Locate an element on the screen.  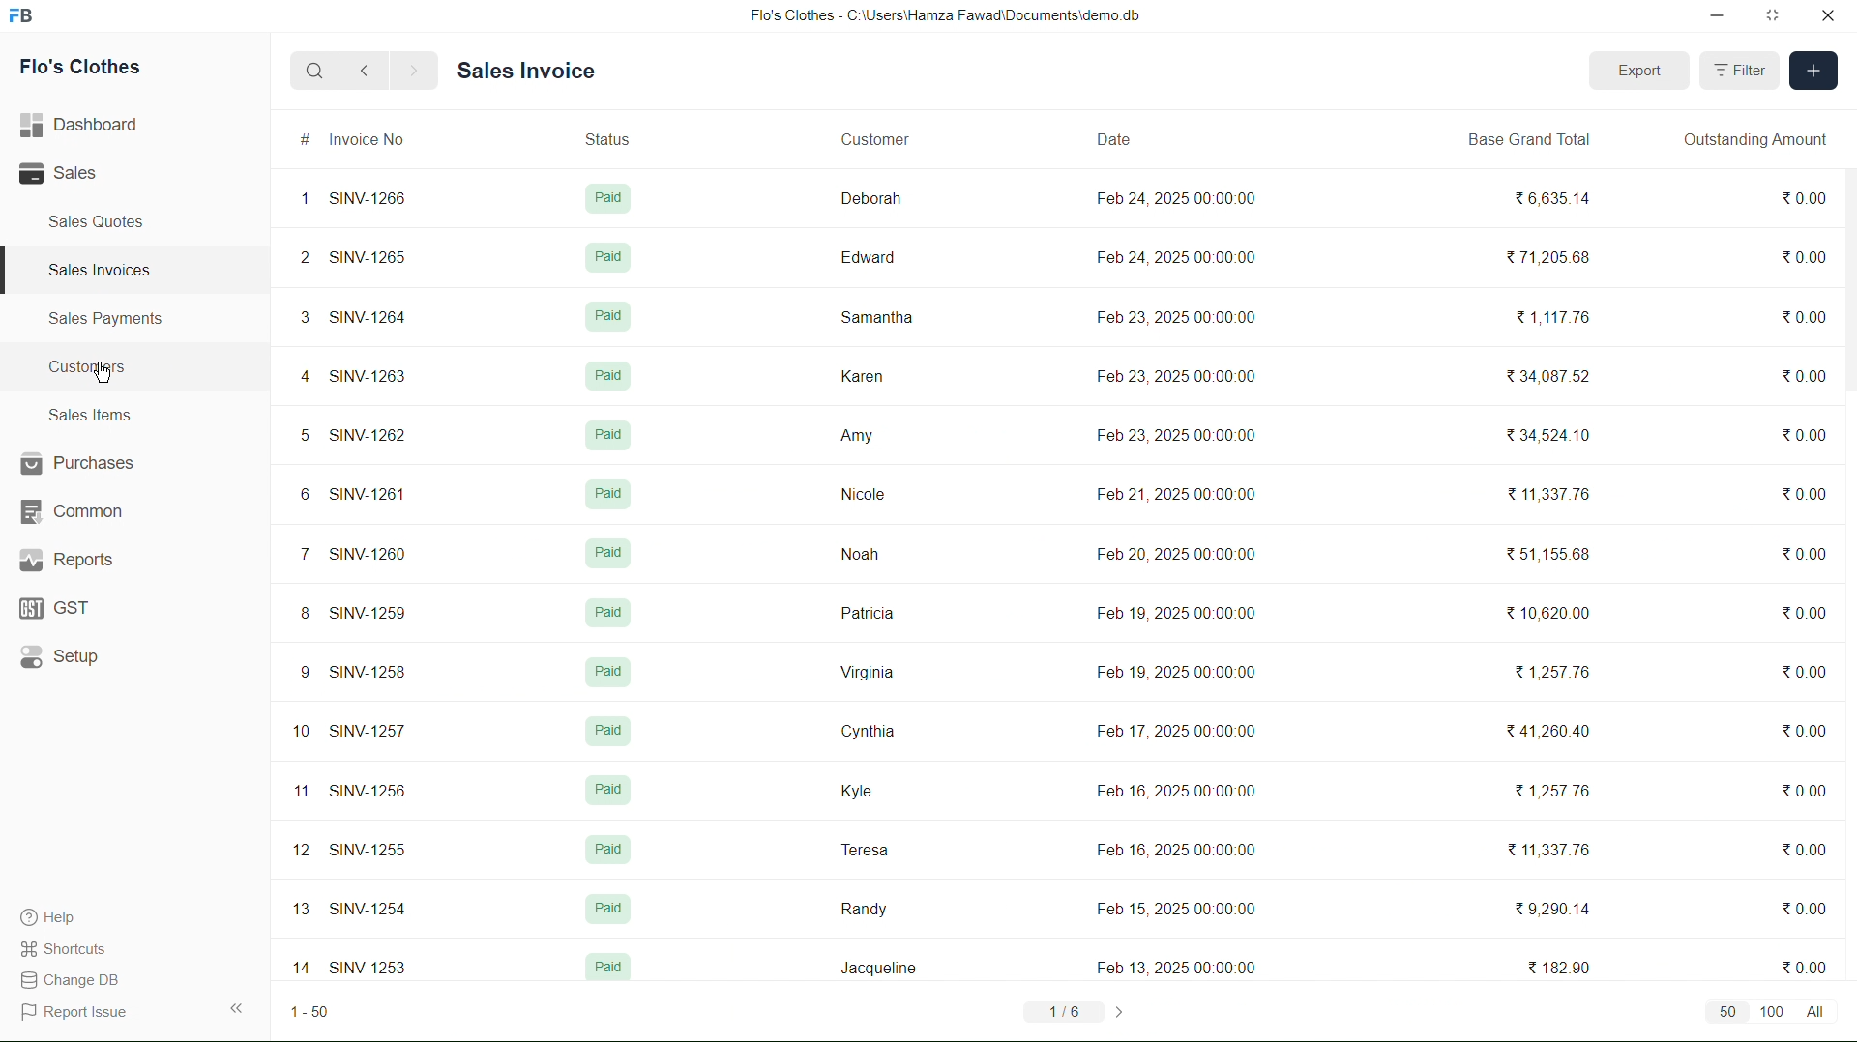
Paid is located at coordinates (607, 671).